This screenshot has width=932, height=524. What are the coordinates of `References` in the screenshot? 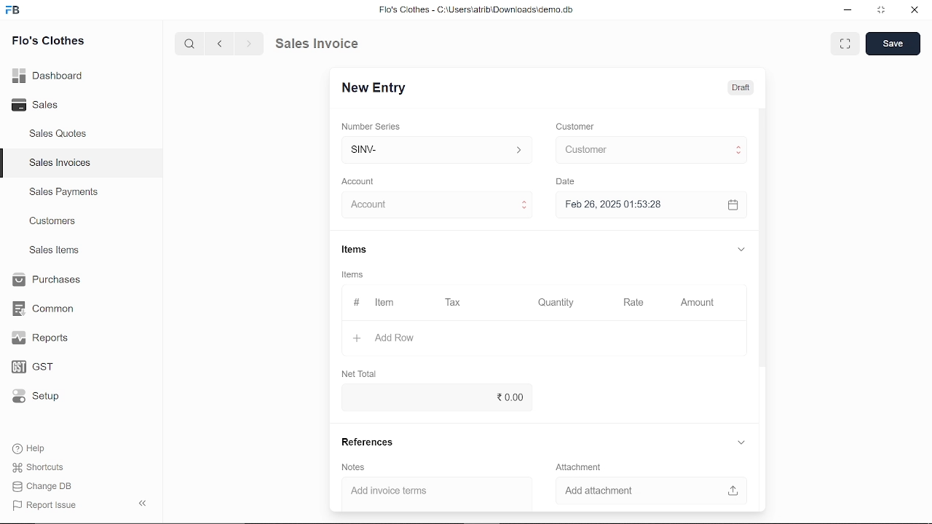 It's located at (365, 442).